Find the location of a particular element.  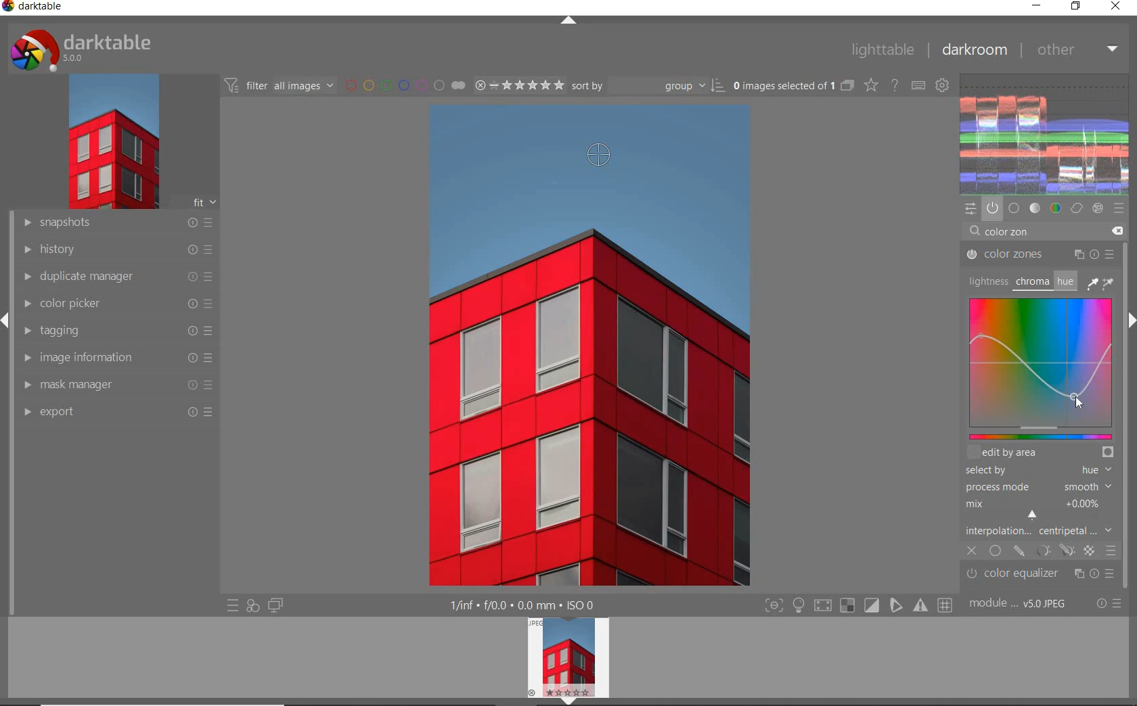

snapshots is located at coordinates (115, 225).